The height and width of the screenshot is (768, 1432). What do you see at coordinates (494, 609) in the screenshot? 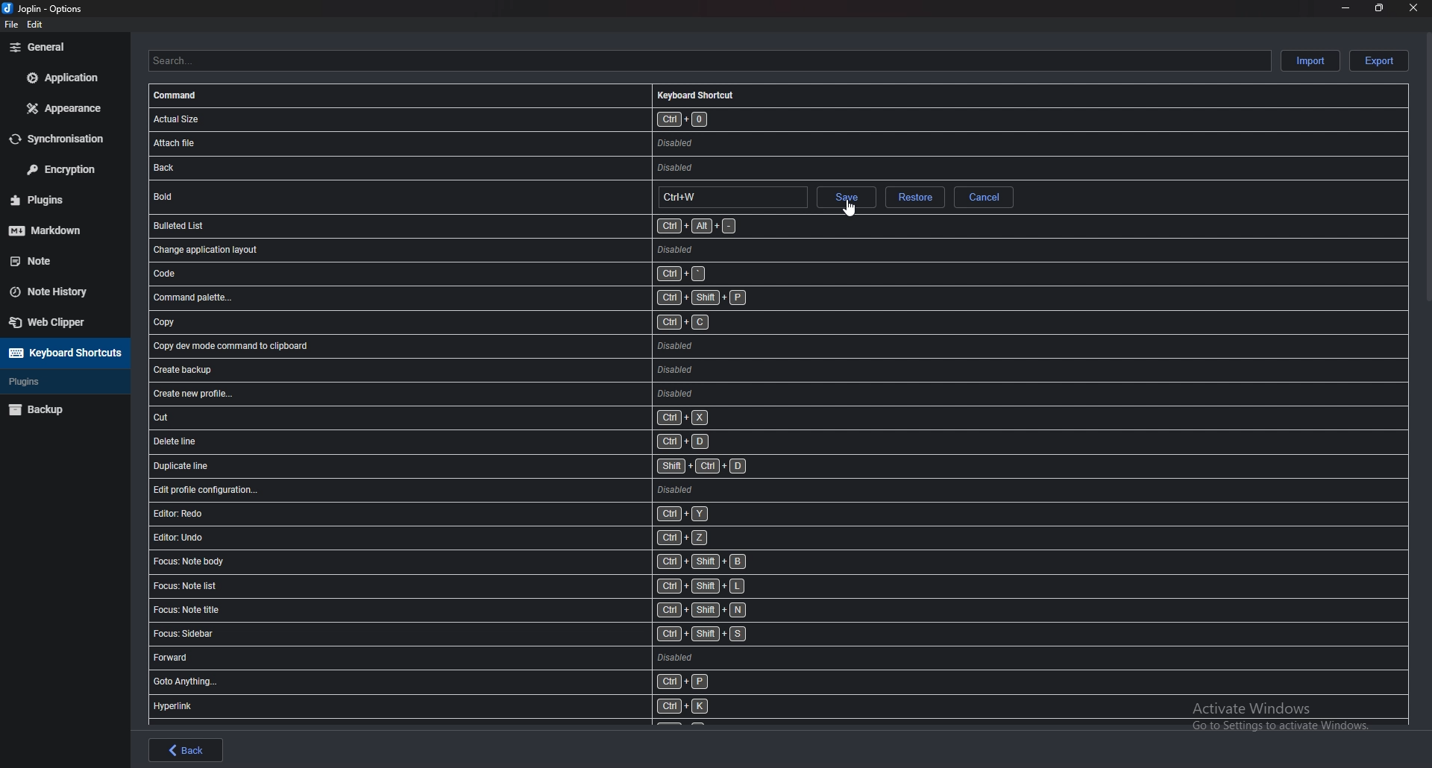
I see `shortcut` at bounding box center [494, 609].